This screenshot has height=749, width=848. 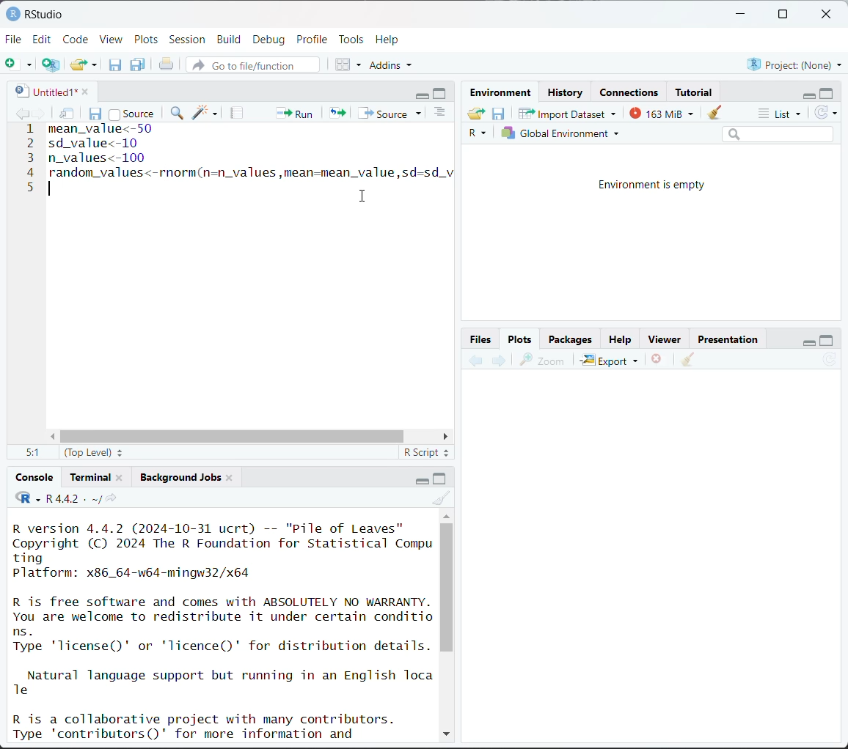 What do you see at coordinates (794, 63) in the screenshot?
I see `Project:(None)` at bounding box center [794, 63].